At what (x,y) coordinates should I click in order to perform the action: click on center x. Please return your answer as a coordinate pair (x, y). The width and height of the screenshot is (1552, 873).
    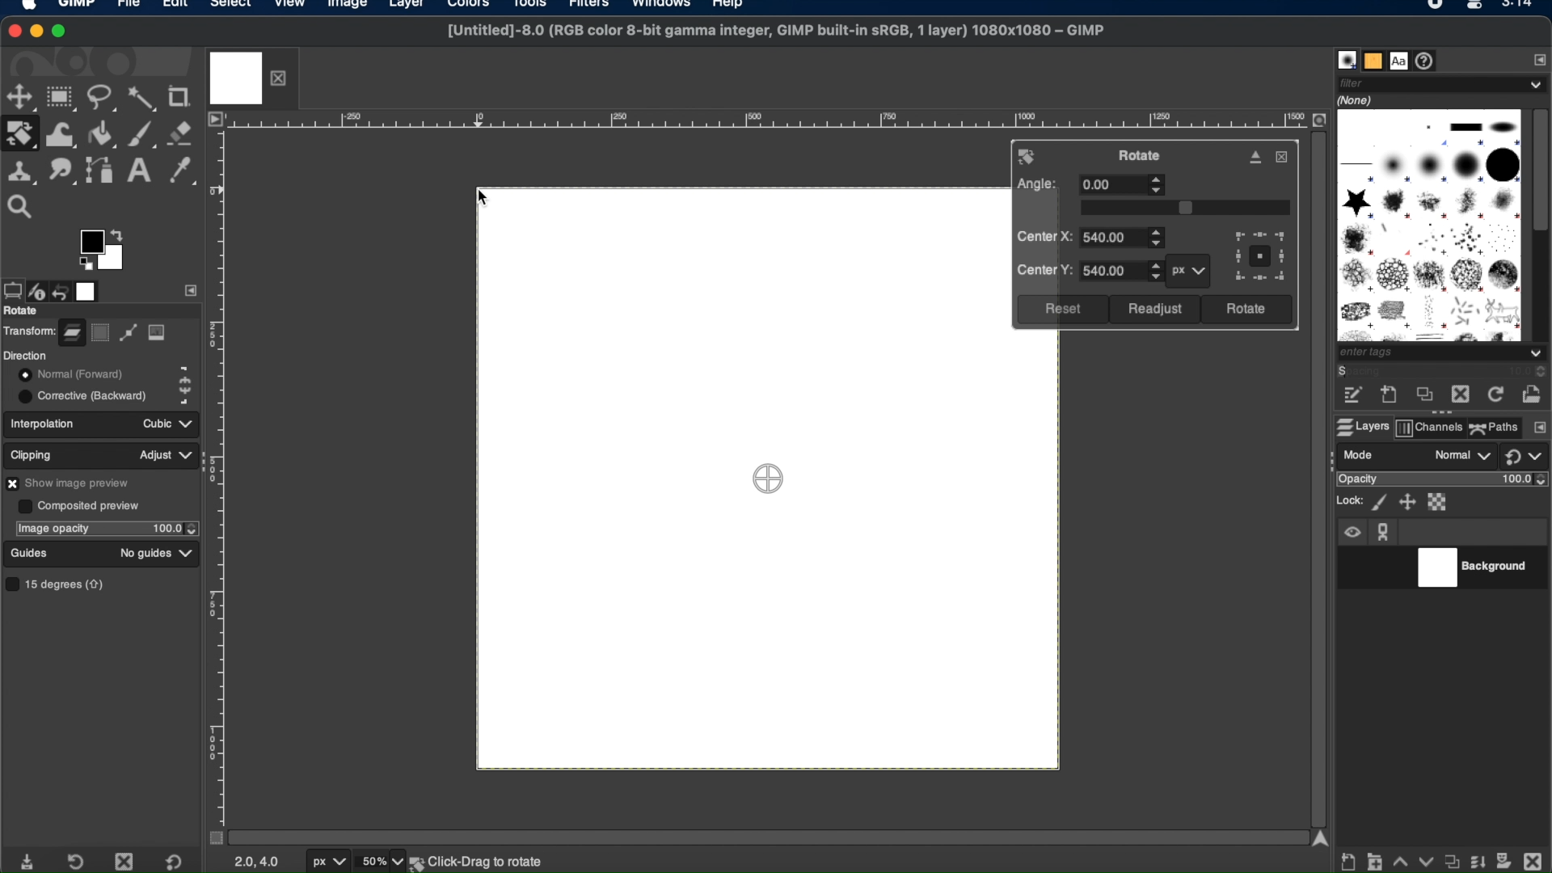
    Looking at the image, I should click on (1092, 238).